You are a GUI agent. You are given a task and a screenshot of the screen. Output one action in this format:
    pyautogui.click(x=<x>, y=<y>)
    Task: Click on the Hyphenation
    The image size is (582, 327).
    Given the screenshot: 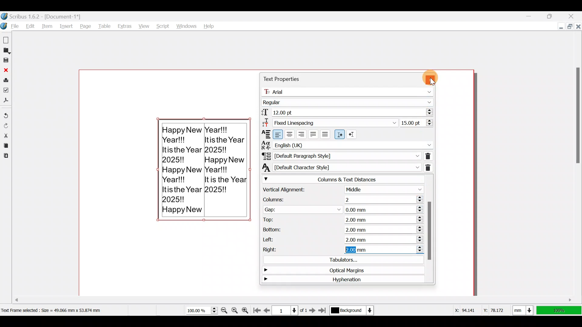 What is the action you would take?
    pyautogui.click(x=339, y=280)
    